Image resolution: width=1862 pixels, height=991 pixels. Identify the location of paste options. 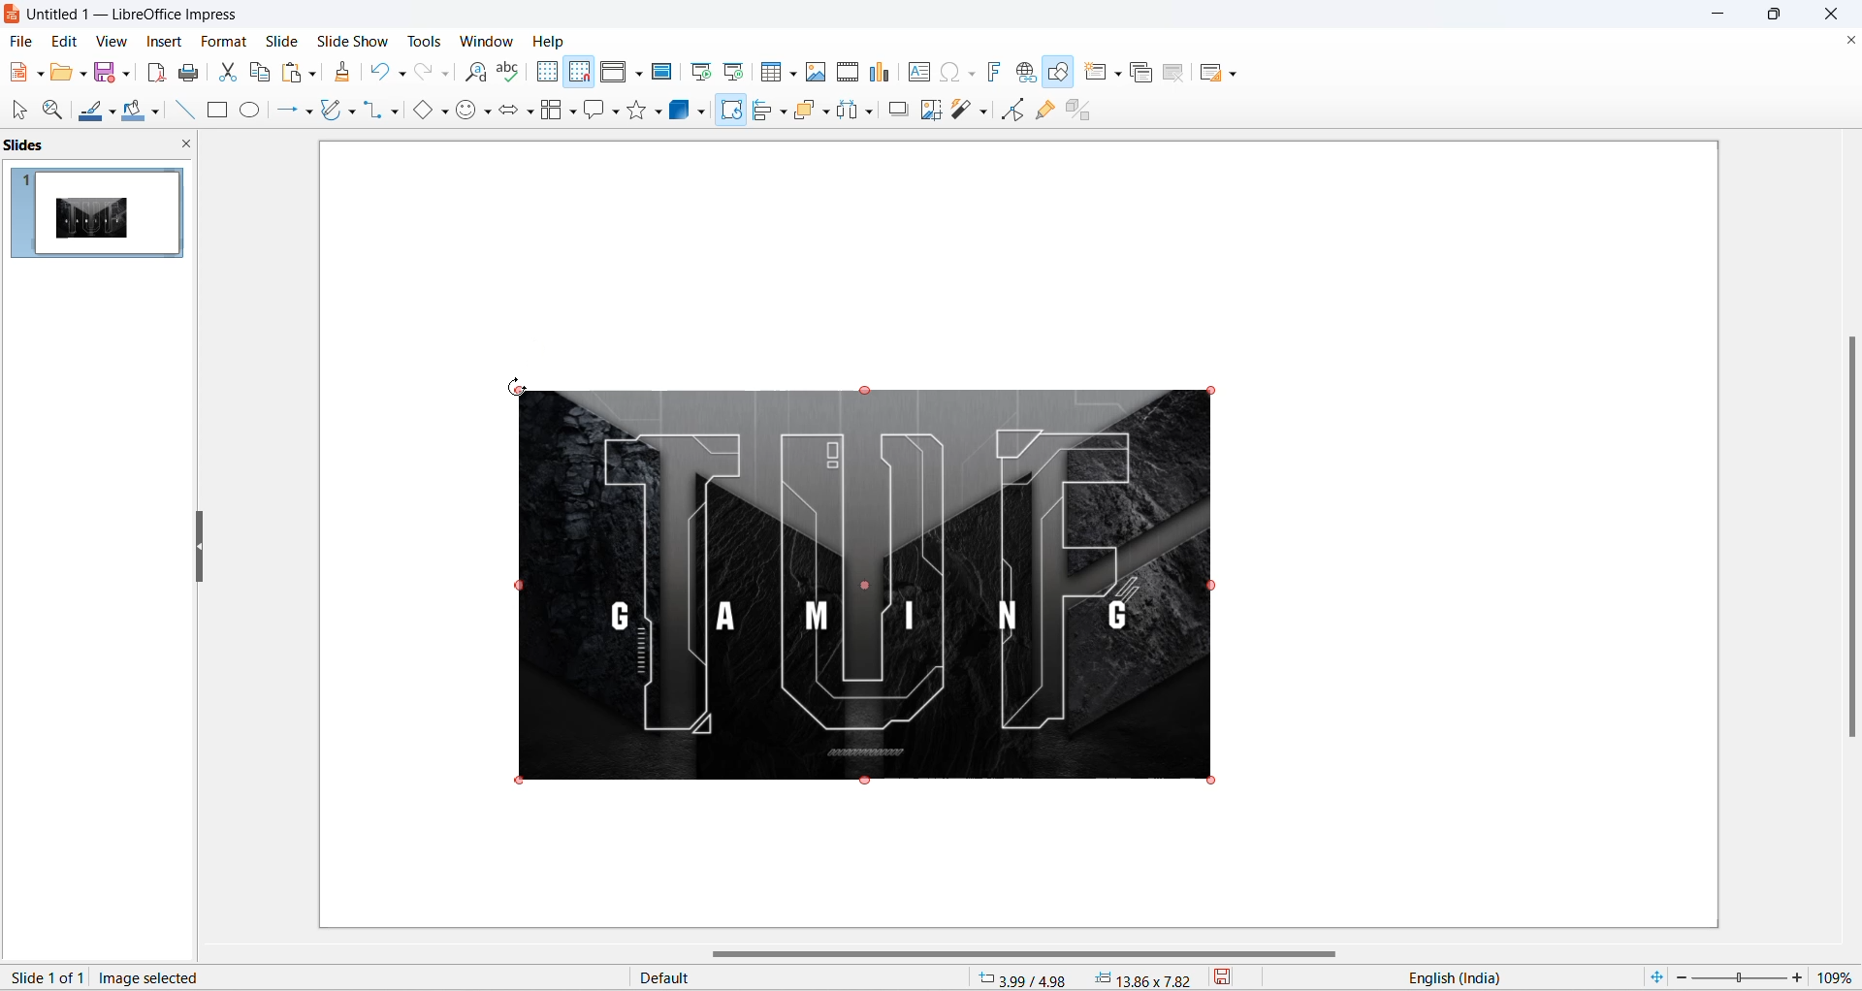
(311, 70).